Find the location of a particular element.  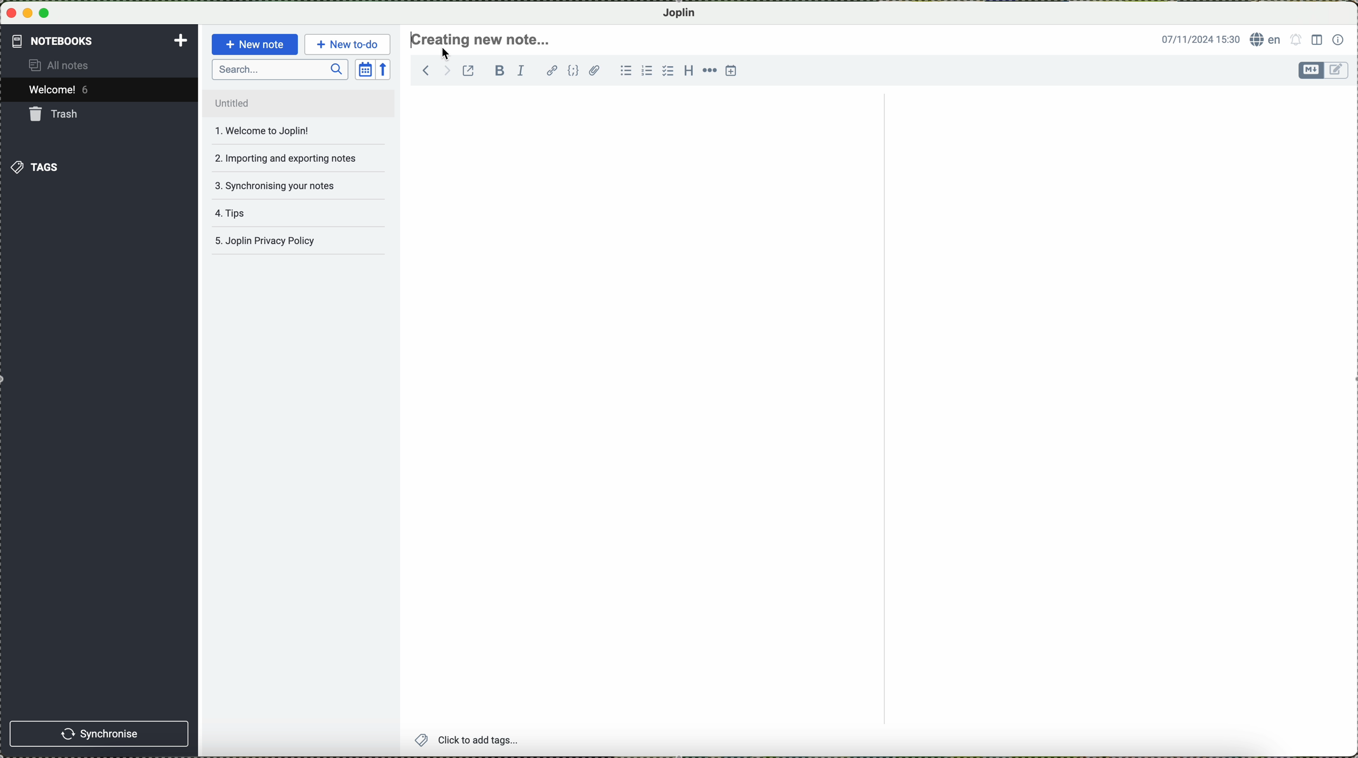

note properties is located at coordinates (1338, 38).